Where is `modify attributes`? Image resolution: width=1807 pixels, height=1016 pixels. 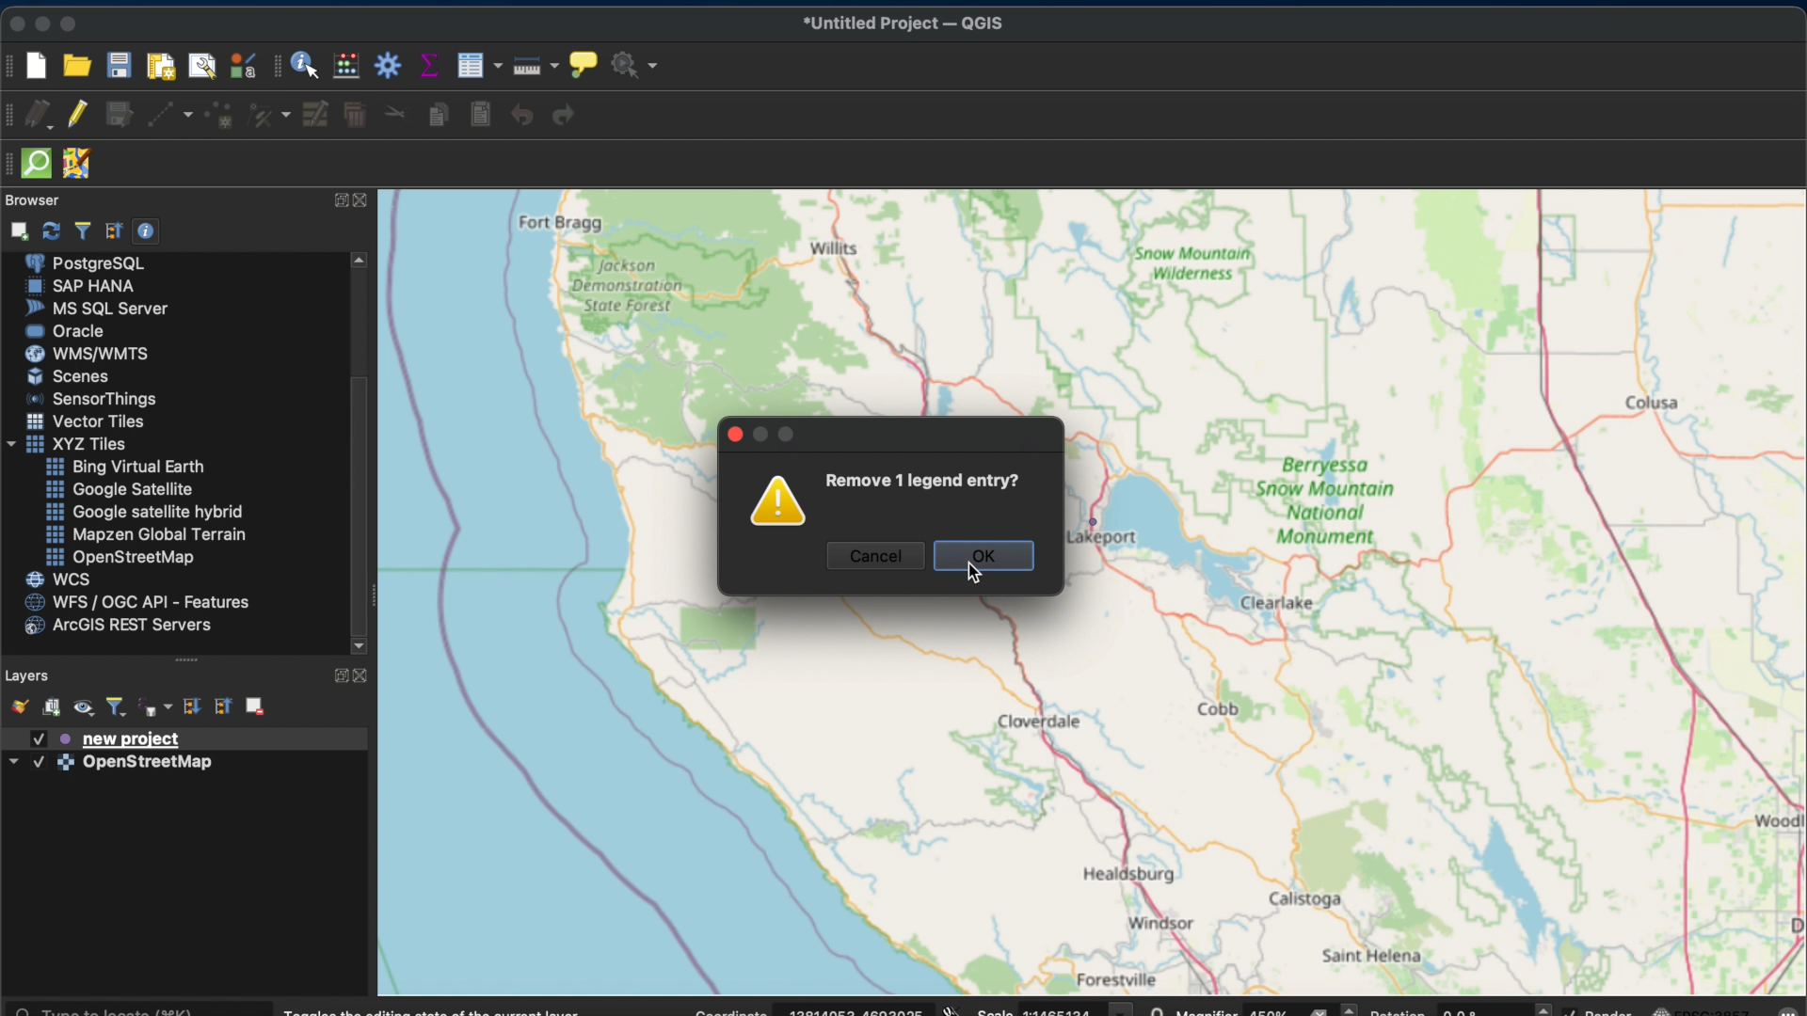 modify attributes is located at coordinates (317, 117).